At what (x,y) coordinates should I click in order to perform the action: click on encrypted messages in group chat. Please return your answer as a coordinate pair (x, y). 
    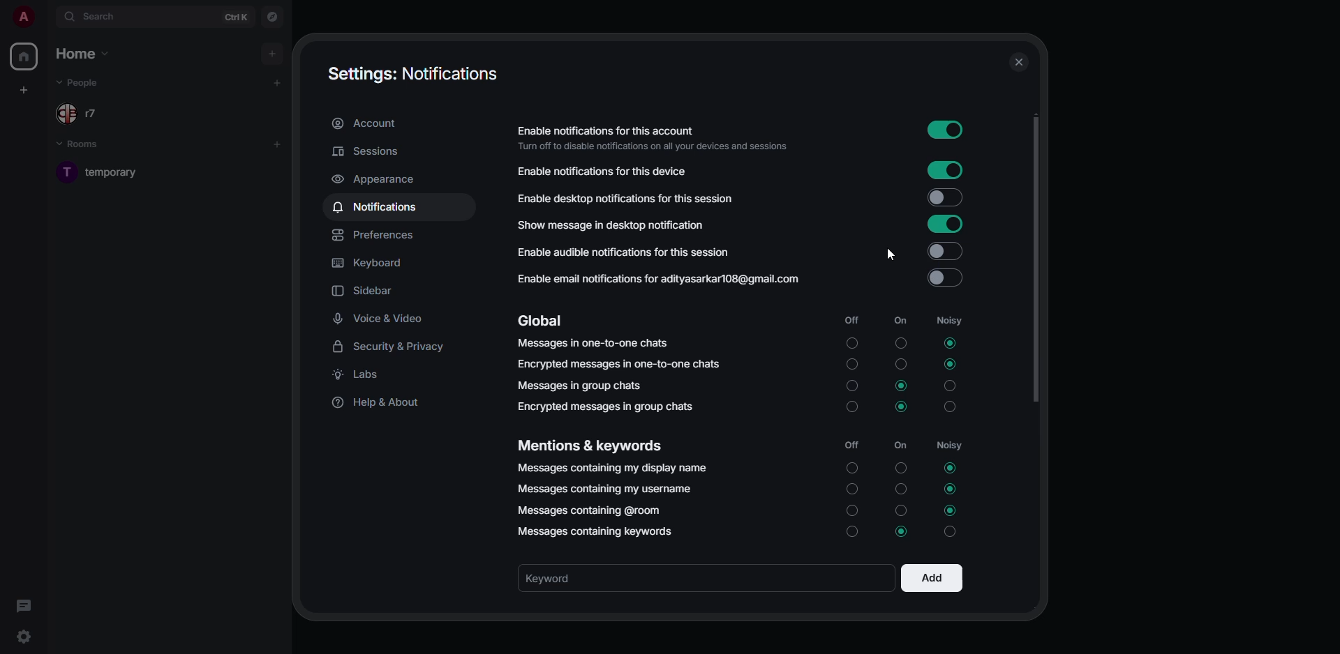
    Looking at the image, I should click on (608, 407).